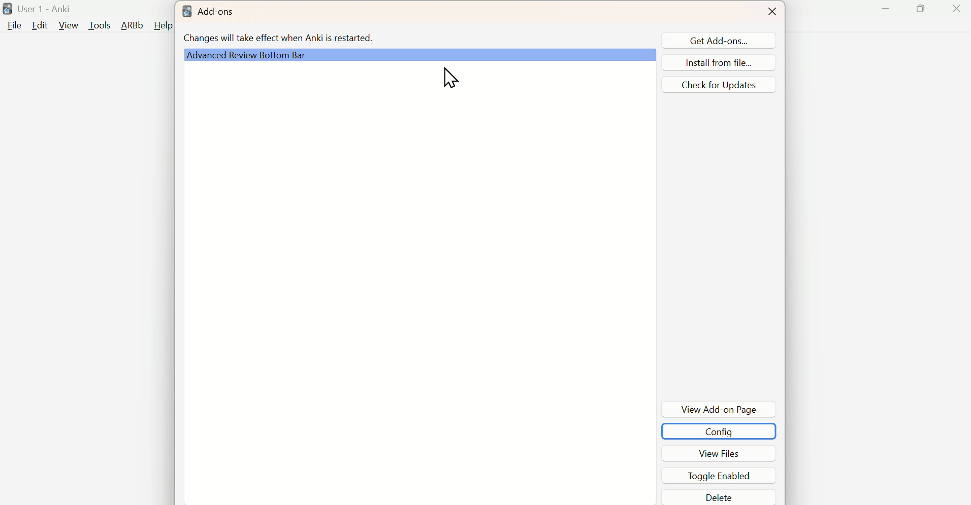 This screenshot has height=505, width=971. I want to click on Changes will take effect when Anki is restarted., so click(279, 37).